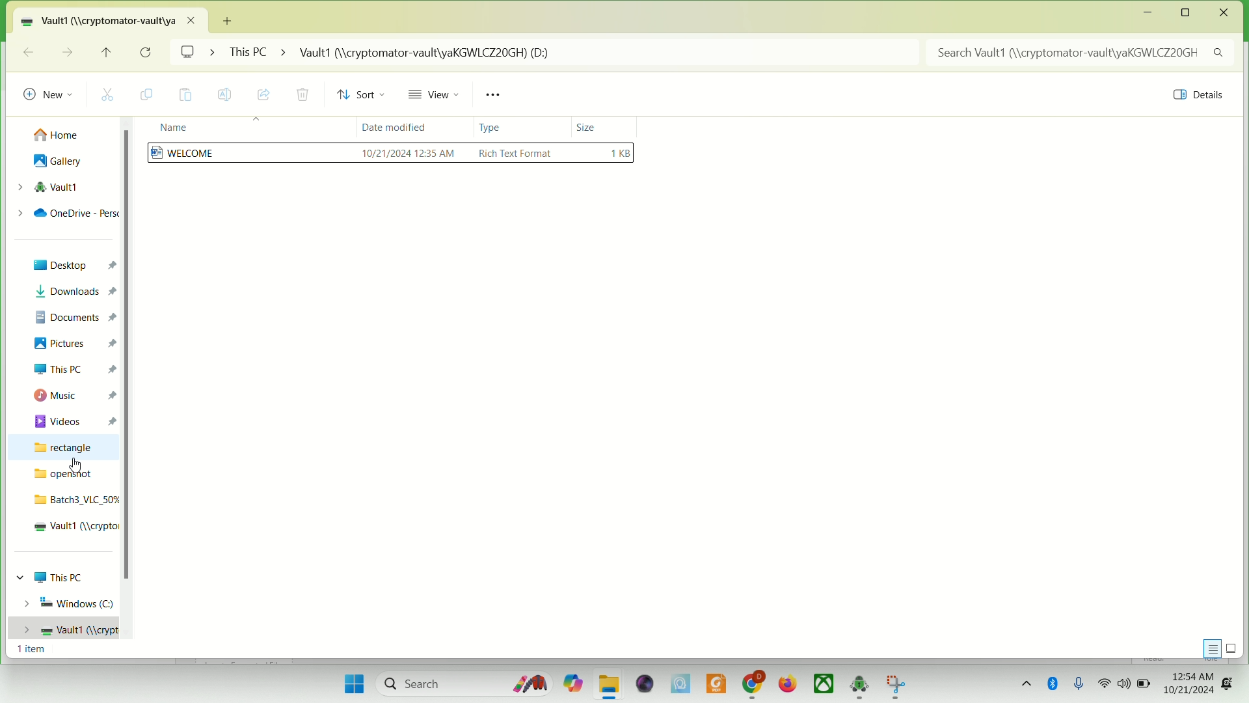 The width and height of the screenshot is (1249, 703). What do you see at coordinates (48, 91) in the screenshot?
I see `new` at bounding box center [48, 91].